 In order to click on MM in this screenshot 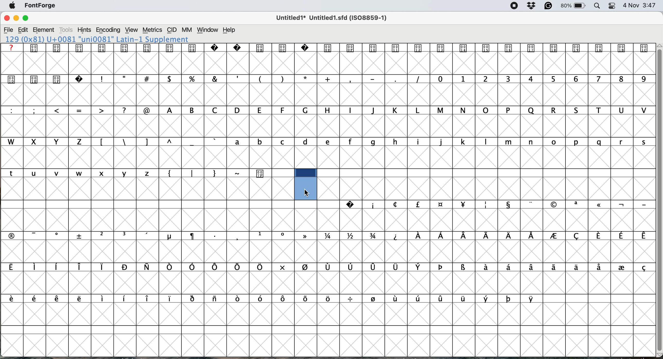, I will do `click(187, 30)`.